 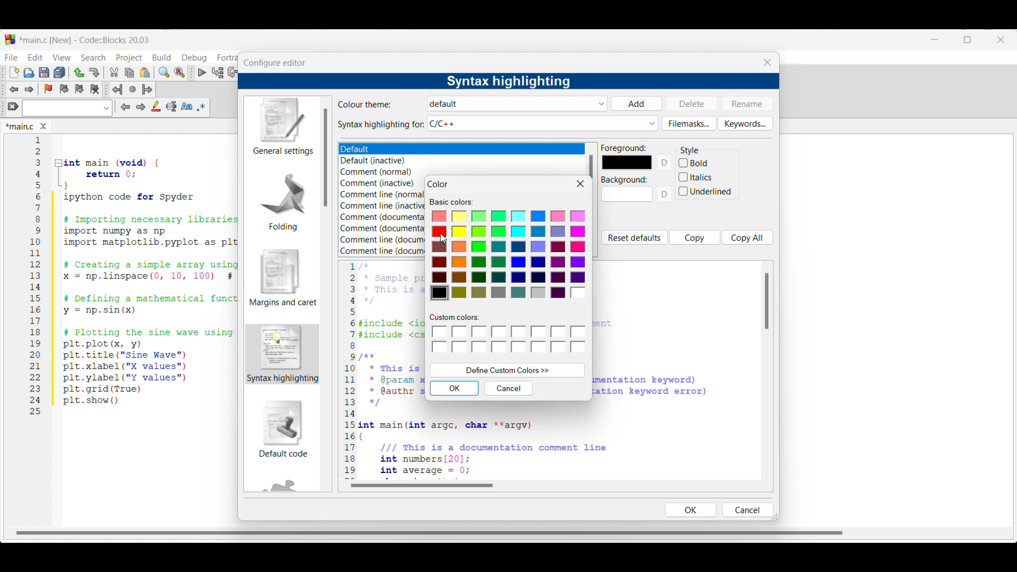 I want to click on Comment line (documentation, inactive, so click(x=382, y=251).